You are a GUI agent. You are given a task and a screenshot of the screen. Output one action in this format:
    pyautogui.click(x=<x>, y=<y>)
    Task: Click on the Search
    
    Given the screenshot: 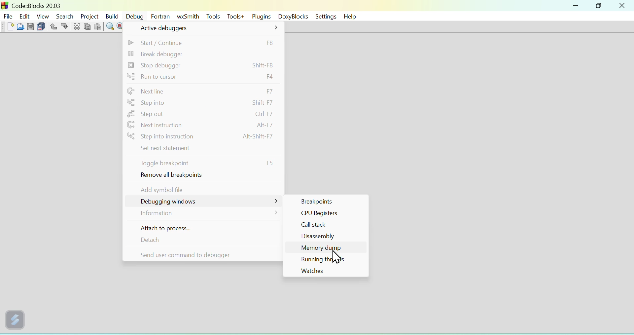 What is the action you would take?
    pyautogui.click(x=63, y=16)
    